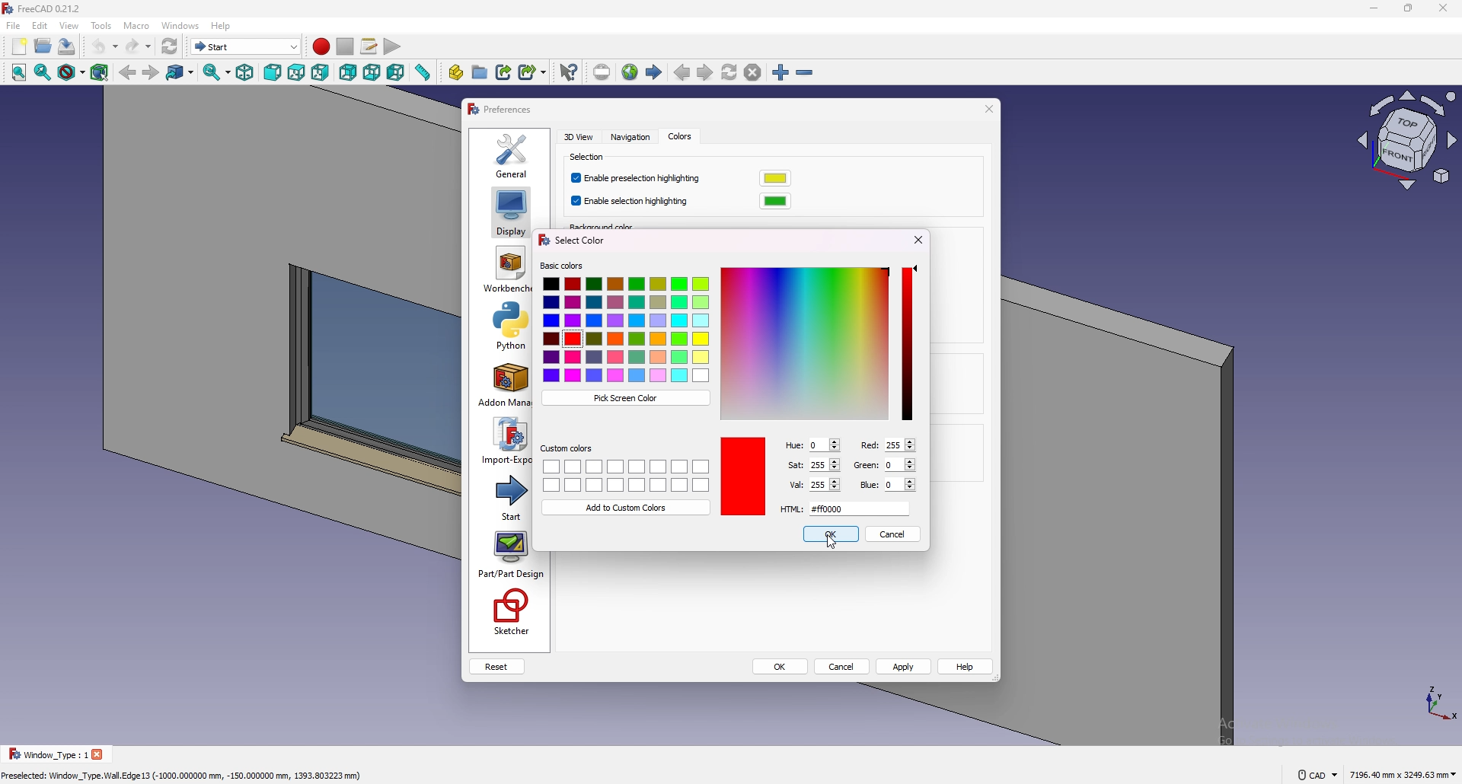  What do you see at coordinates (655, 72) in the screenshot?
I see `start page` at bounding box center [655, 72].